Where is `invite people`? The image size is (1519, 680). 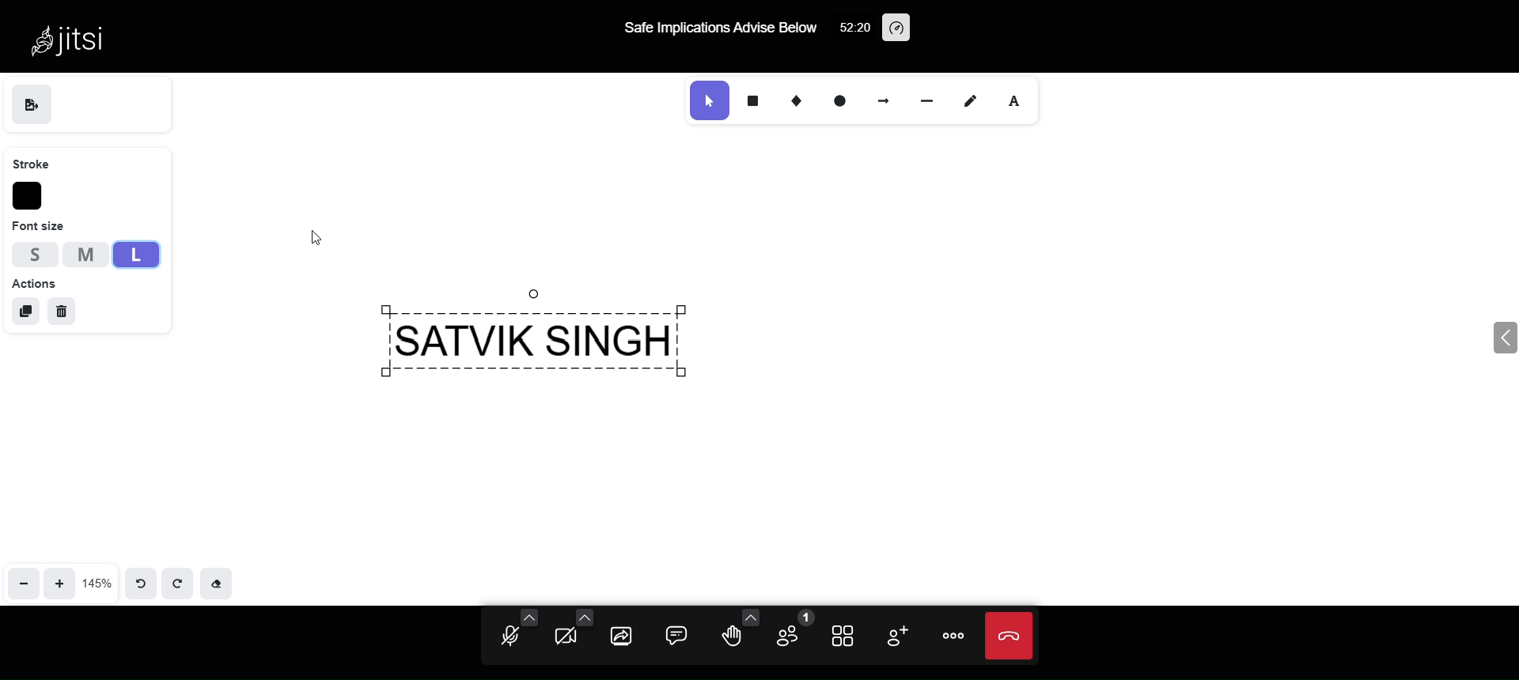
invite people is located at coordinates (894, 634).